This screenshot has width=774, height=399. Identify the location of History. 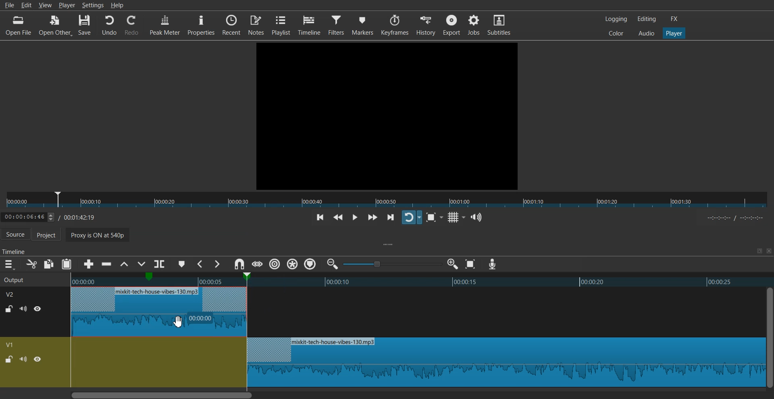
(427, 25).